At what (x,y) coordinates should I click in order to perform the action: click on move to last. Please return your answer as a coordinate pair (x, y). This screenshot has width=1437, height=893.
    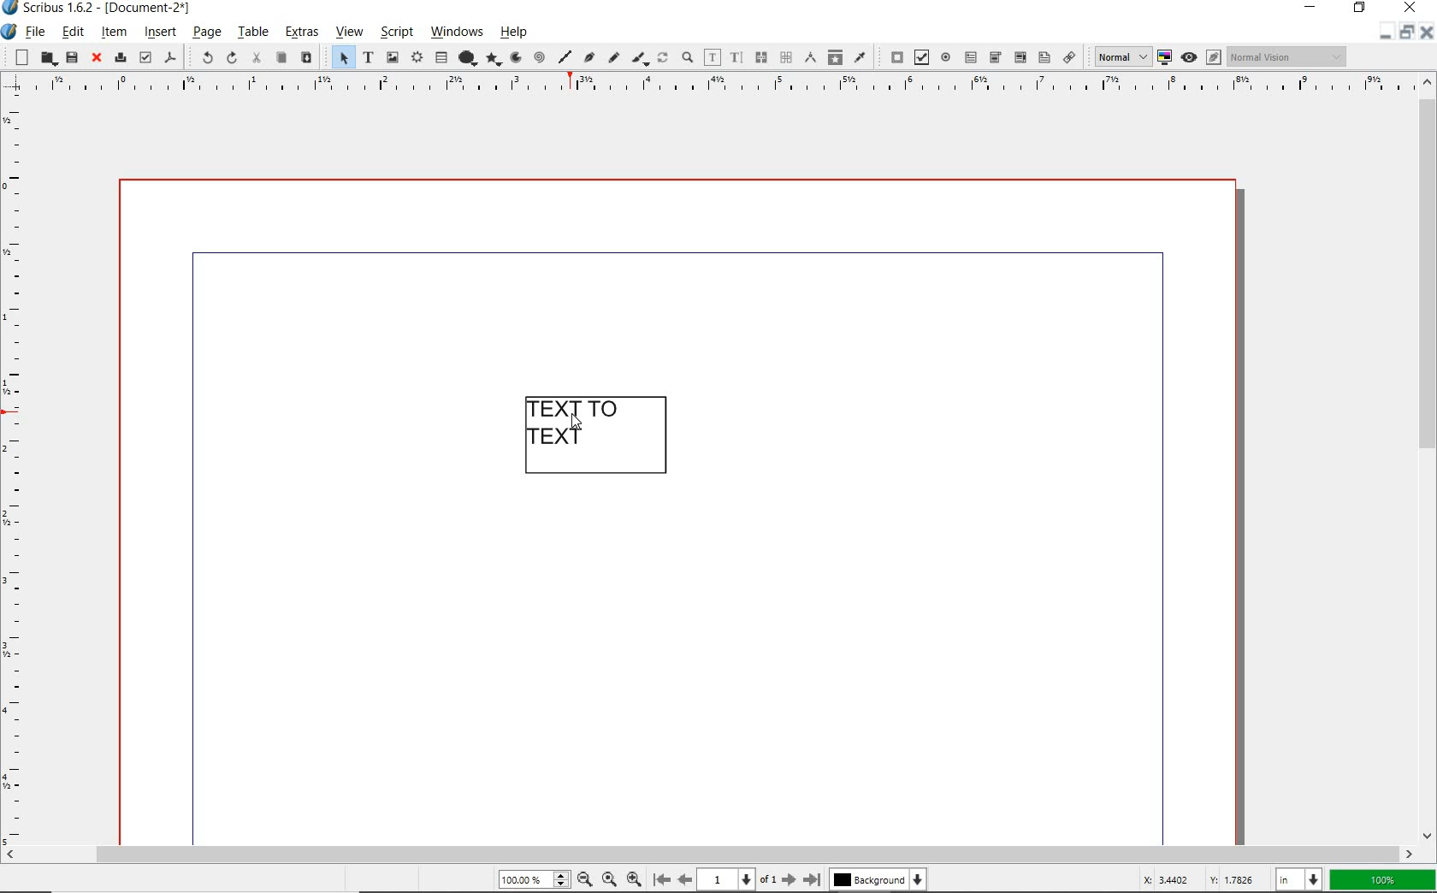
    Looking at the image, I should click on (814, 881).